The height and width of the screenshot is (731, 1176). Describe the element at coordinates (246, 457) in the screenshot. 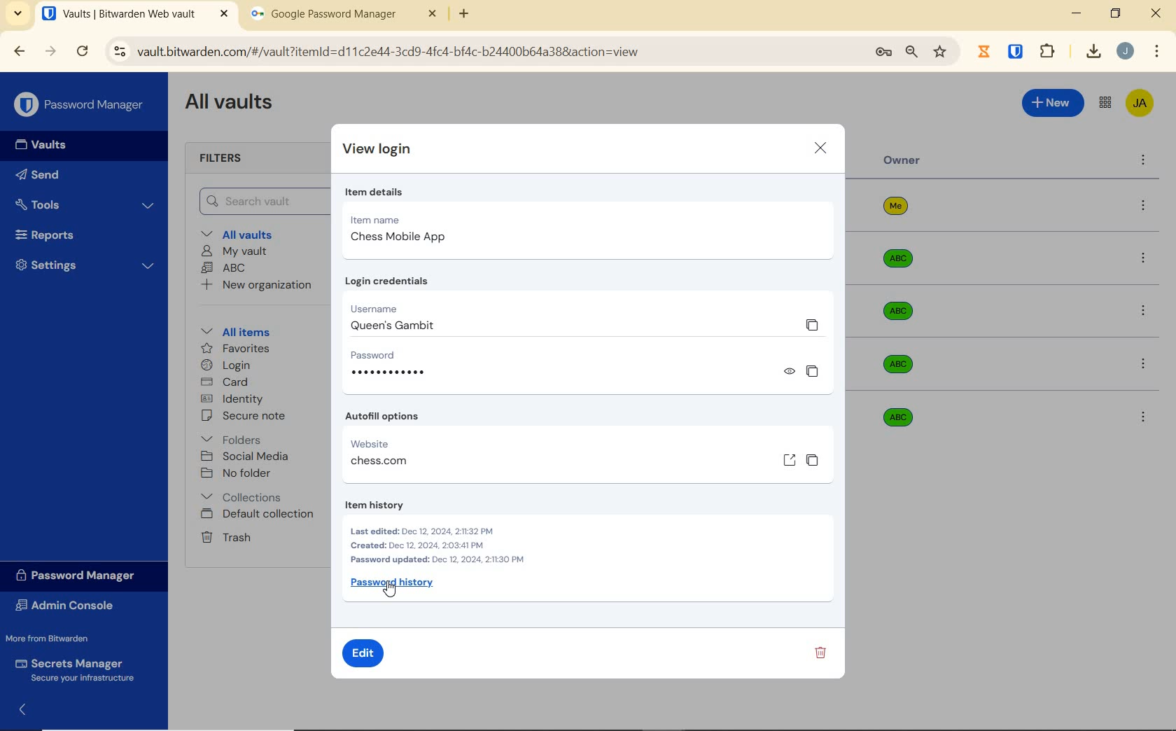

I see `social media` at that location.